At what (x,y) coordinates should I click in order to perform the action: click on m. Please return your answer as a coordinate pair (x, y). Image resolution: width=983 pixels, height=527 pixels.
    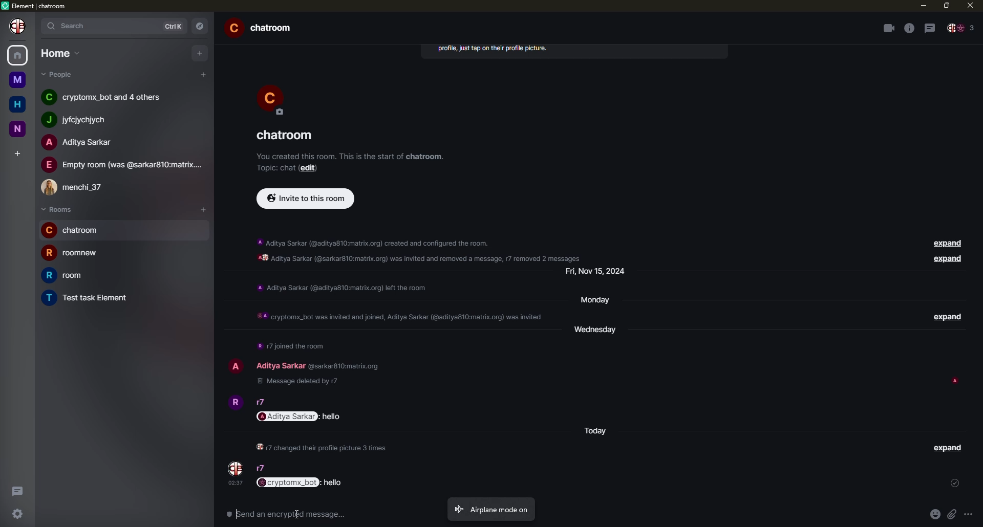
    Looking at the image, I should click on (18, 79).